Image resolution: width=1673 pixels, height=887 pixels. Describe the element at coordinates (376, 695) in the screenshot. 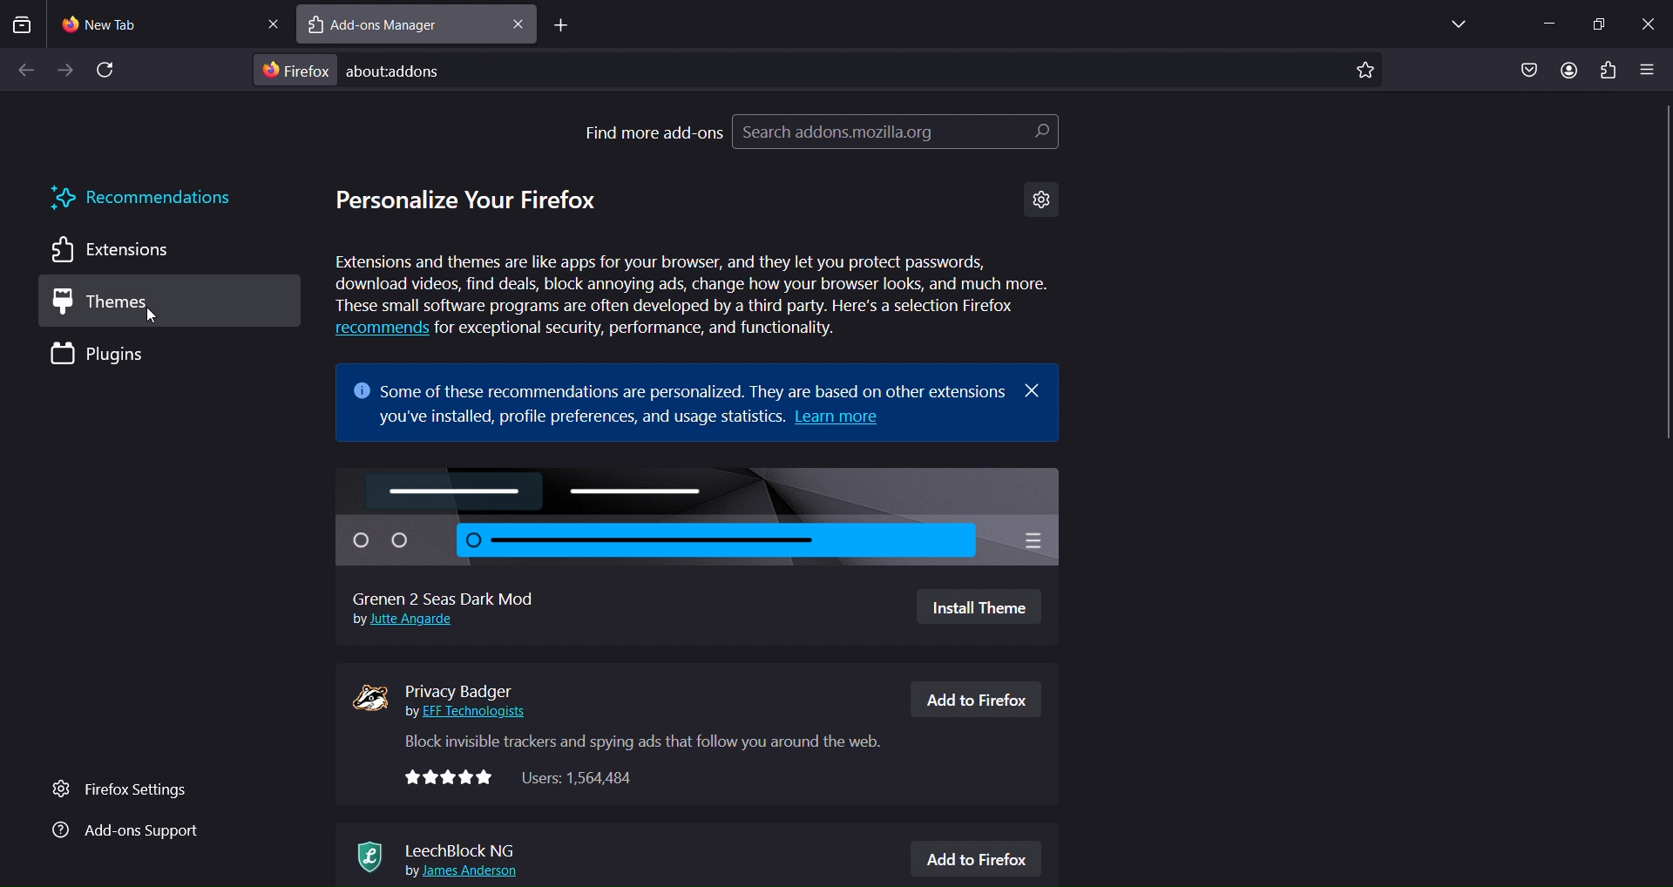

I see `privaate badger icon` at that location.